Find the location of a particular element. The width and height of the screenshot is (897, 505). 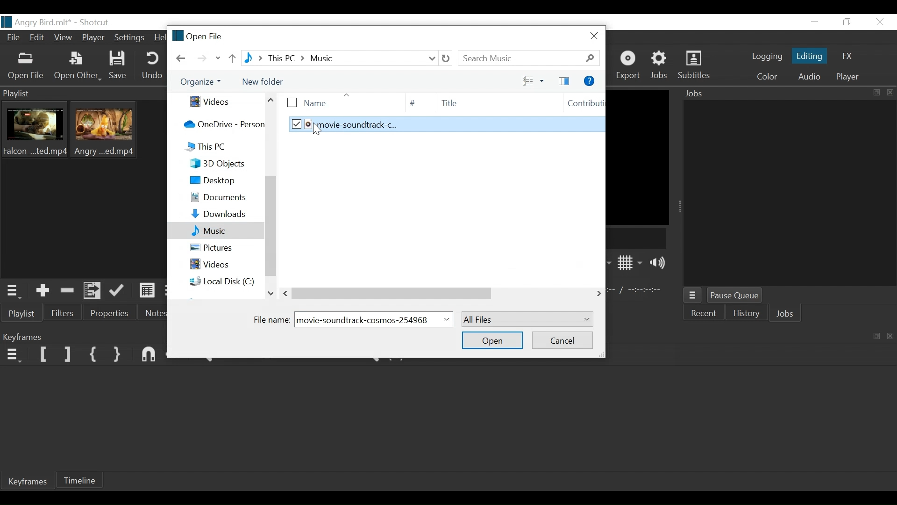

Cancel is located at coordinates (562, 339).